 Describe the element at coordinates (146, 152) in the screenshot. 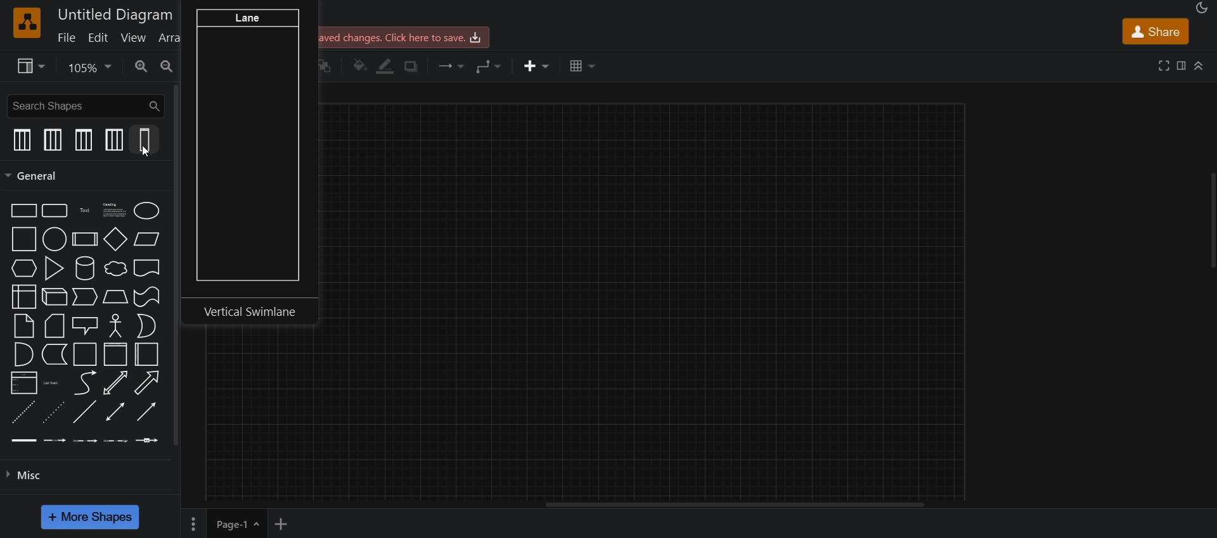

I see `cursor` at that location.